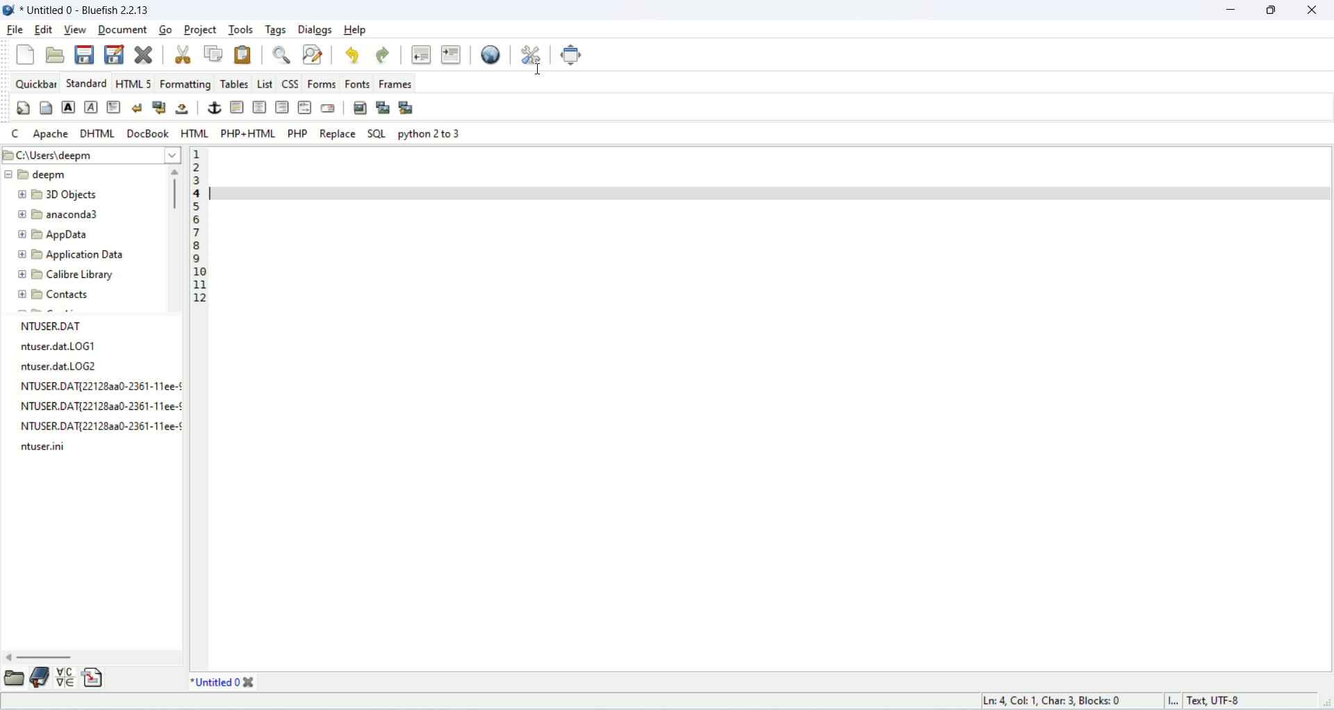 This screenshot has height=710, width=1334. What do you see at coordinates (291, 83) in the screenshot?
I see `CSS` at bounding box center [291, 83].